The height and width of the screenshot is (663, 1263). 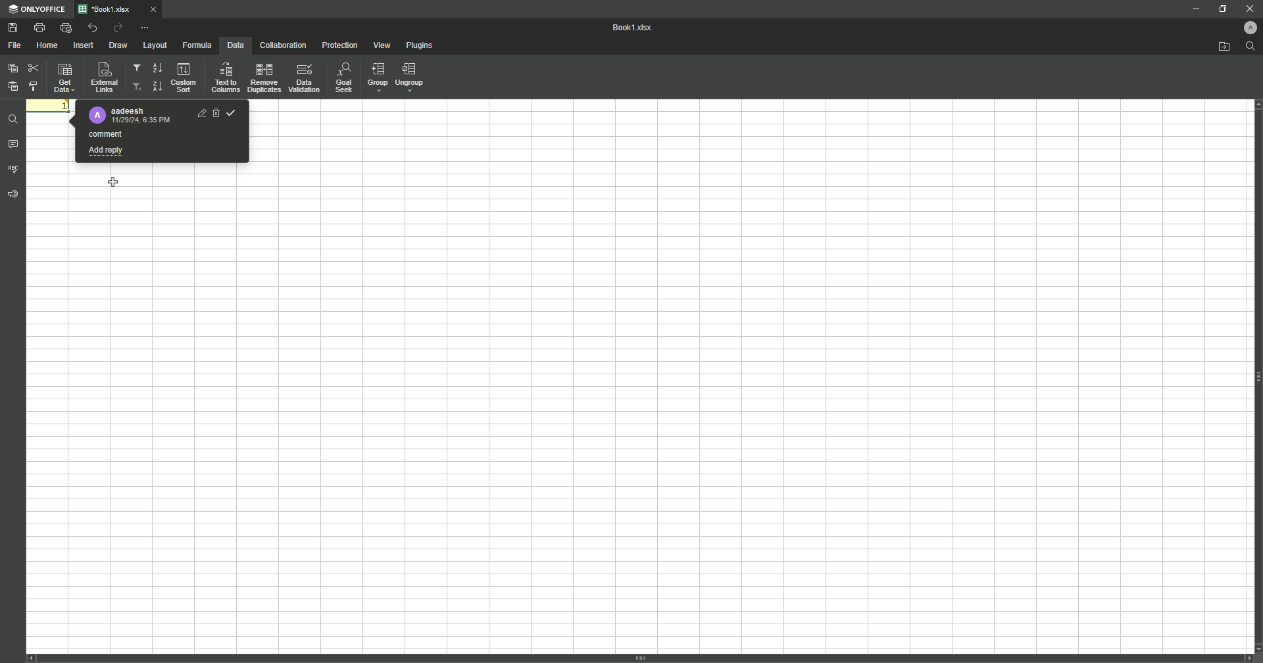 What do you see at coordinates (156, 86) in the screenshot?
I see `Sort Up` at bounding box center [156, 86].